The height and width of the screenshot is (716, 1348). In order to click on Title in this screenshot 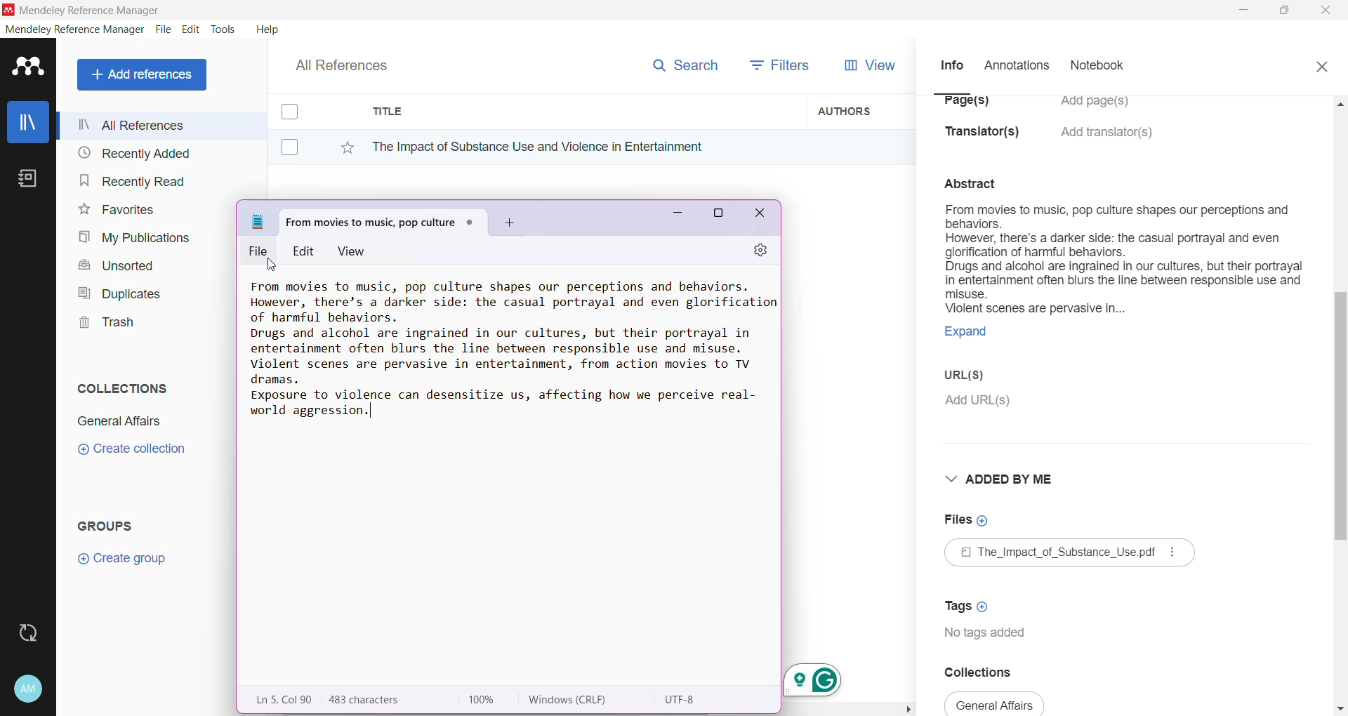, I will do `click(583, 112)`.